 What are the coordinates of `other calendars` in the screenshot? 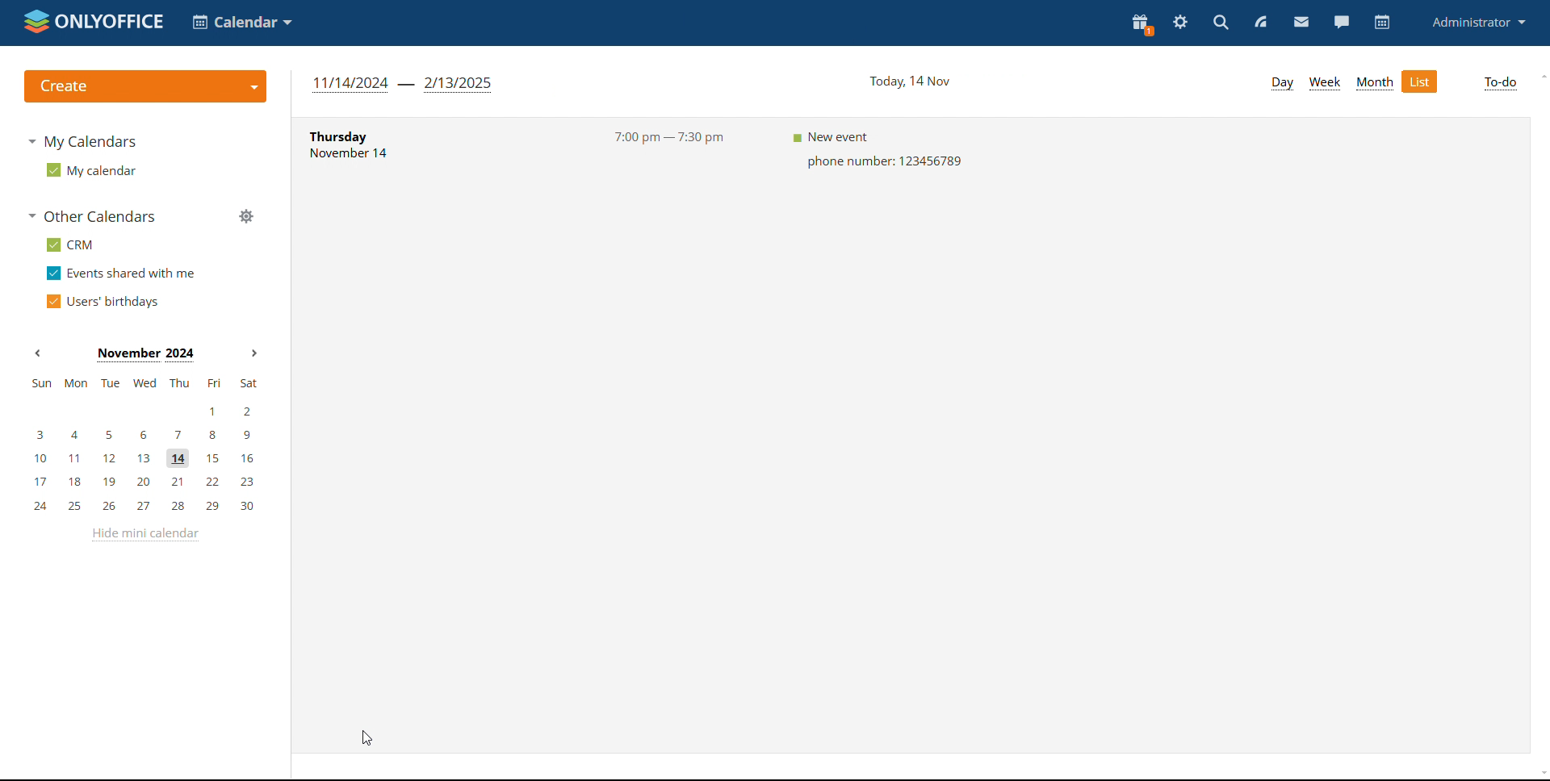 It's located at (90, 216).